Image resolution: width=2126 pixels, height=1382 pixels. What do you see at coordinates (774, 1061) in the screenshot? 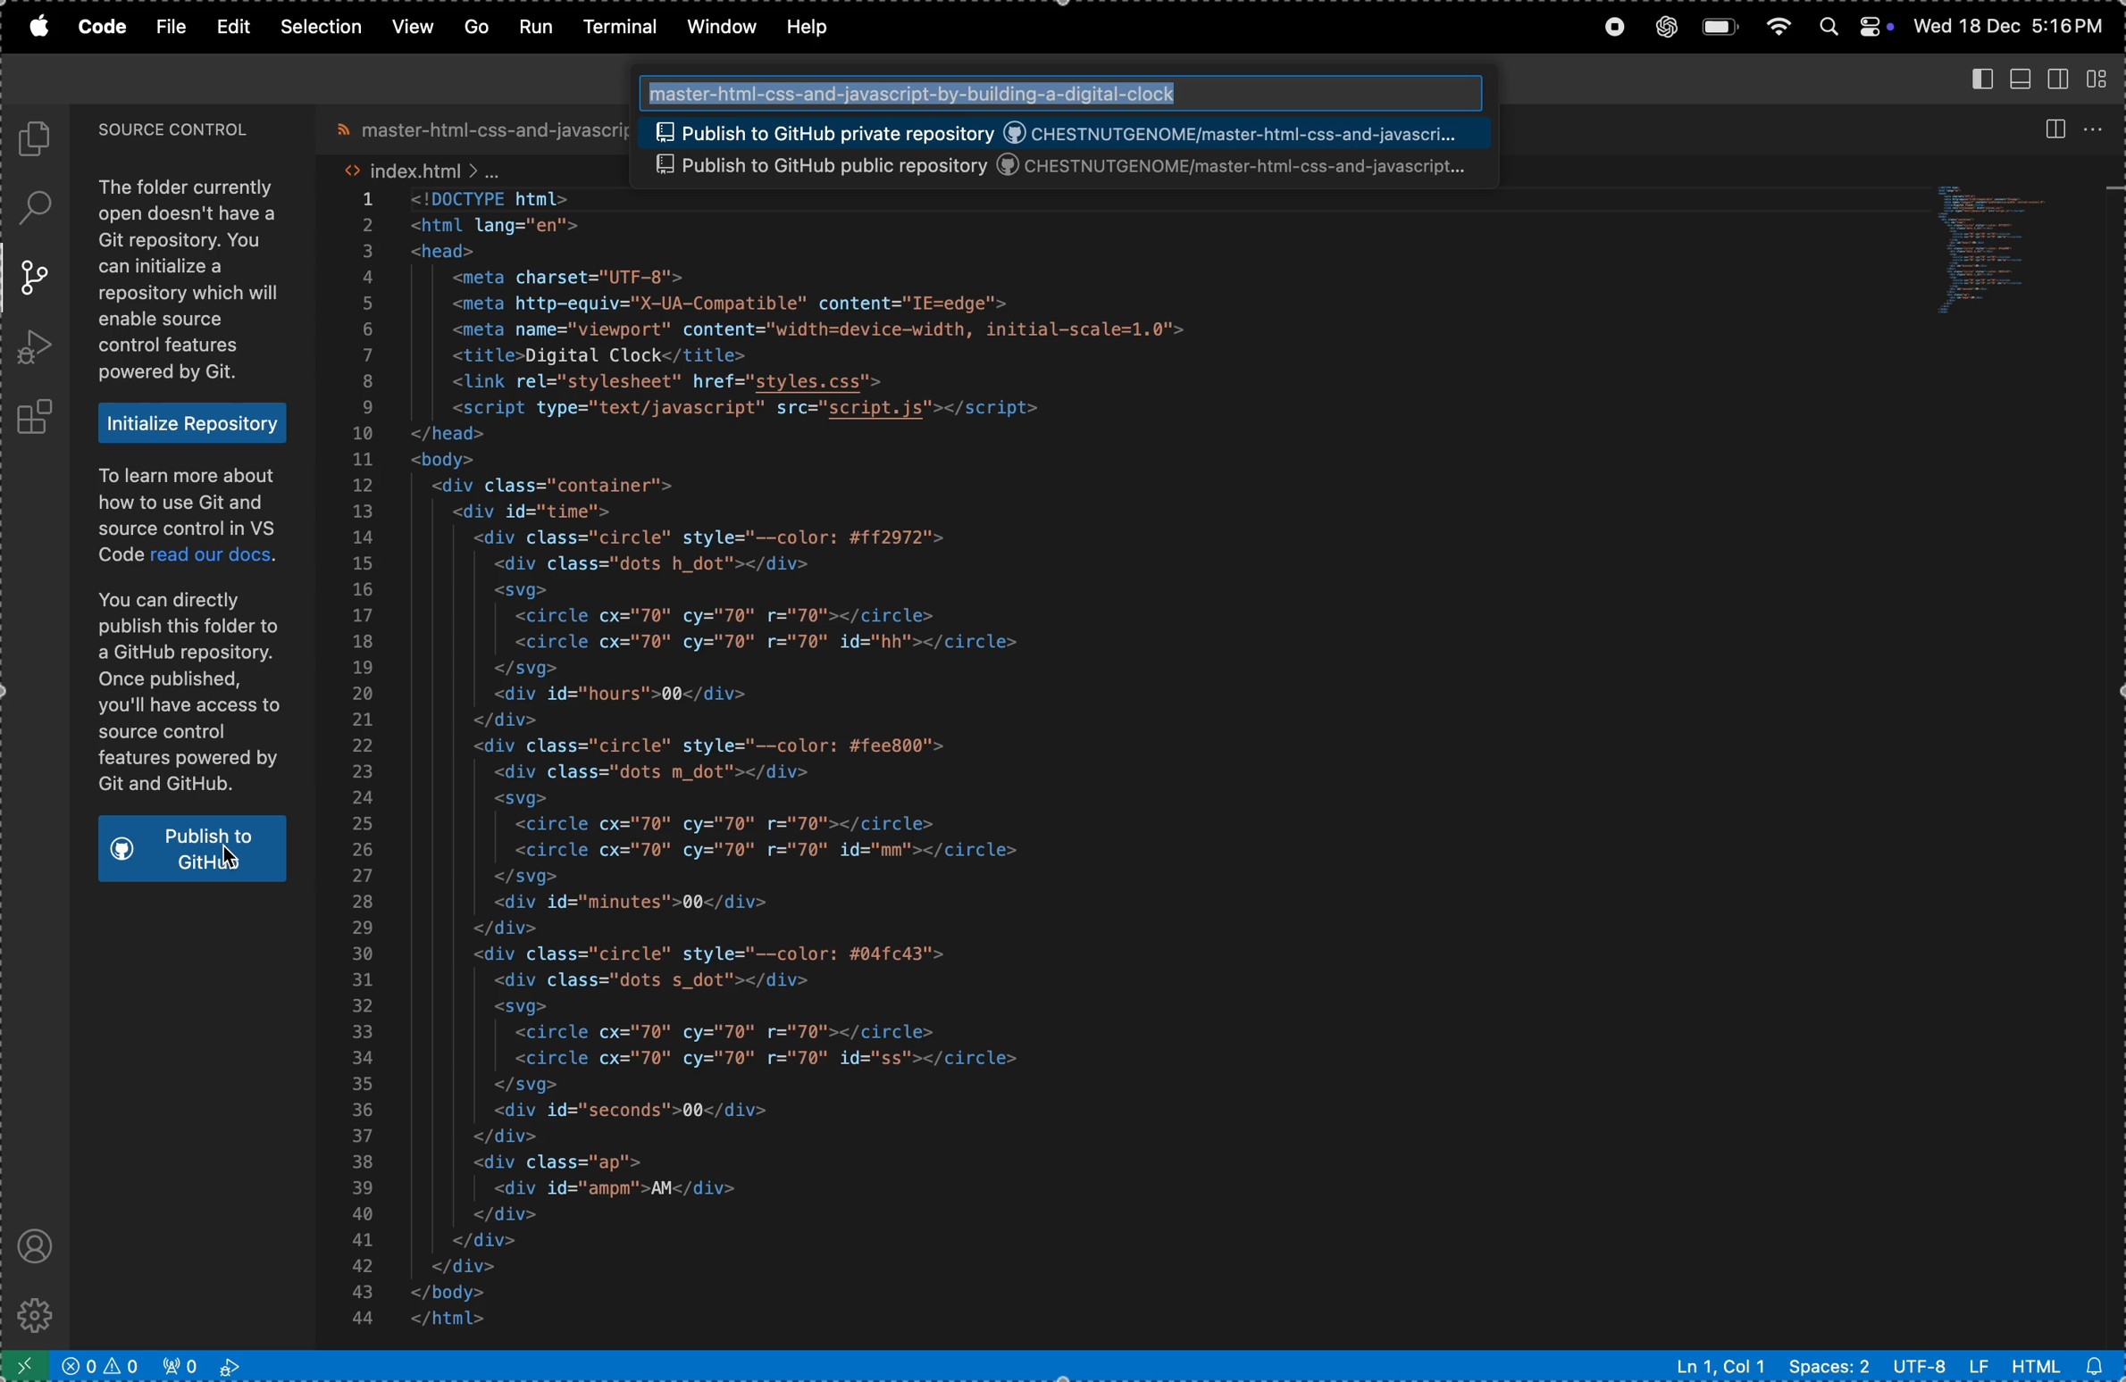
I see `<circle cx="70" cy="70" r="70" id="ss"></circle>` at bounding box center [774, 1061].